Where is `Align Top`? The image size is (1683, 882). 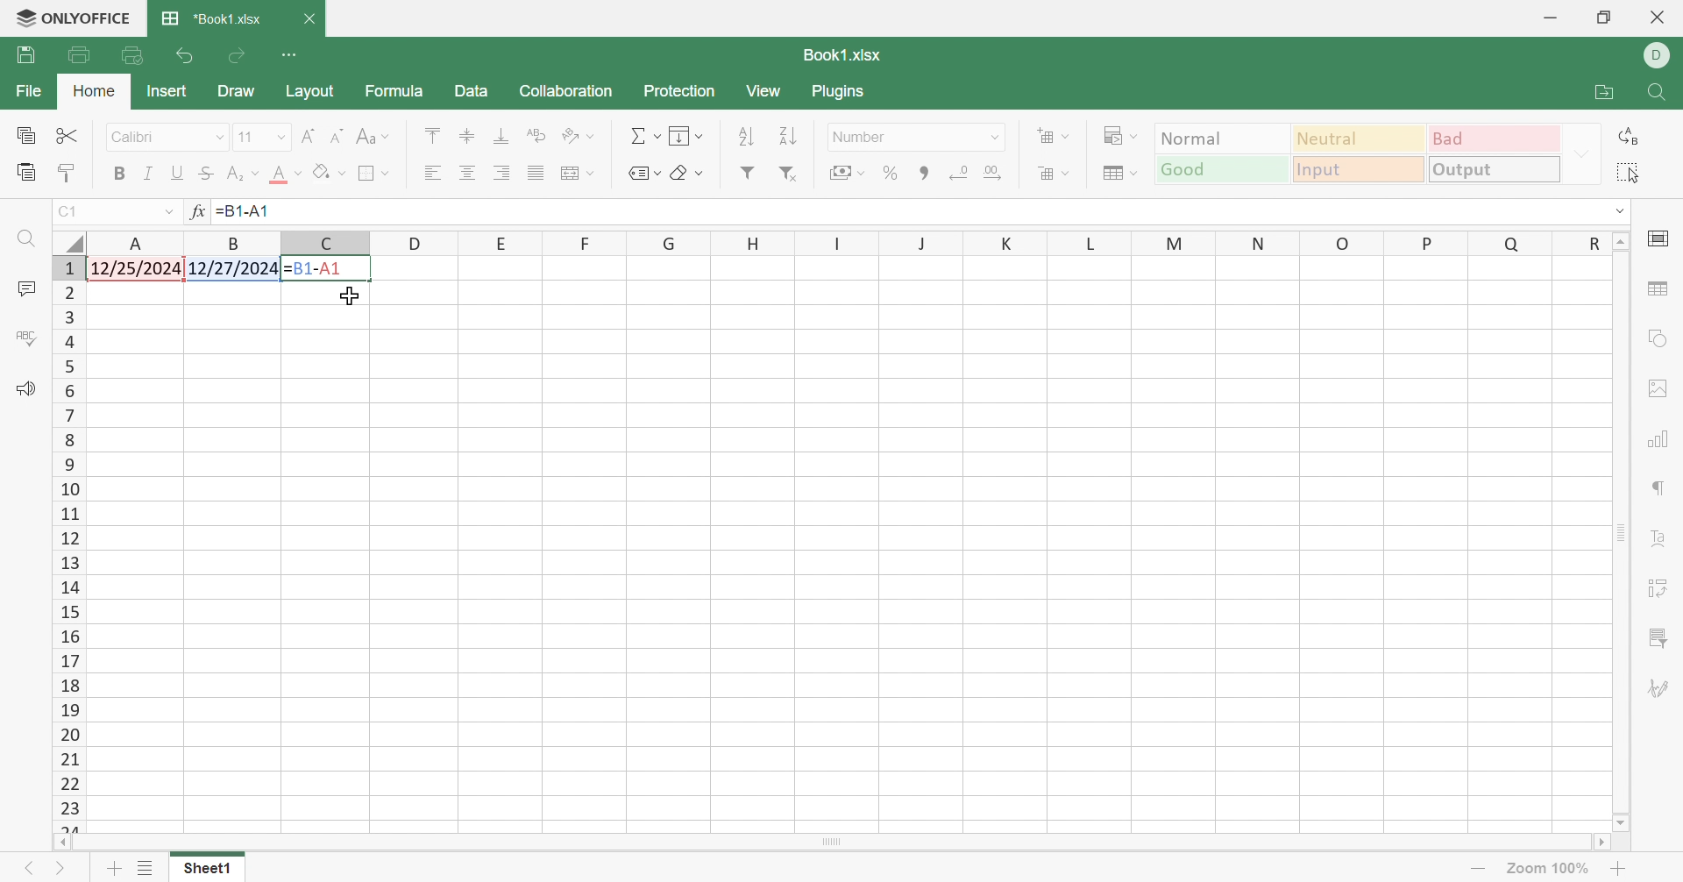
Align Top is located at coordinates (434, 133).